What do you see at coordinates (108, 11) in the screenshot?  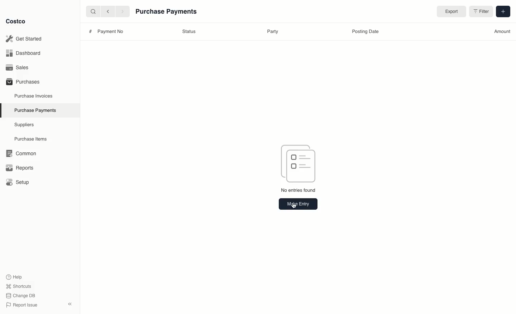 I see `Back` at bounding box center [108, 11].